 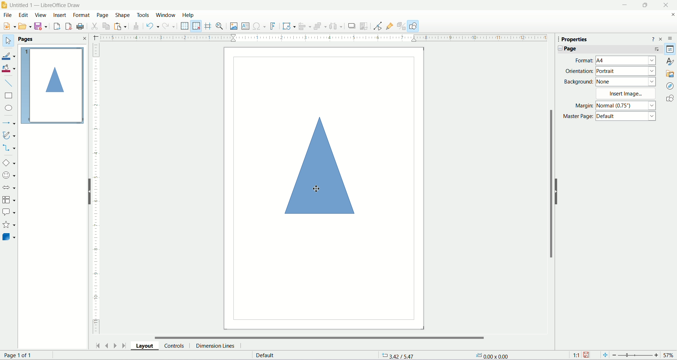 What do you see at coordinates (9, 83) in the screenshot?
I see `Insert line` at bounding box center [9, 83].